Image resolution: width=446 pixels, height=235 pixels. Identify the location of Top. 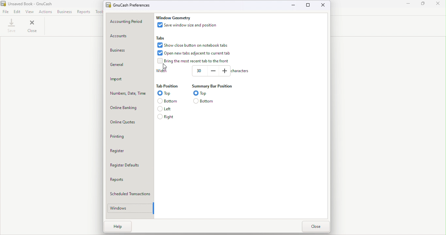
(164, 93).